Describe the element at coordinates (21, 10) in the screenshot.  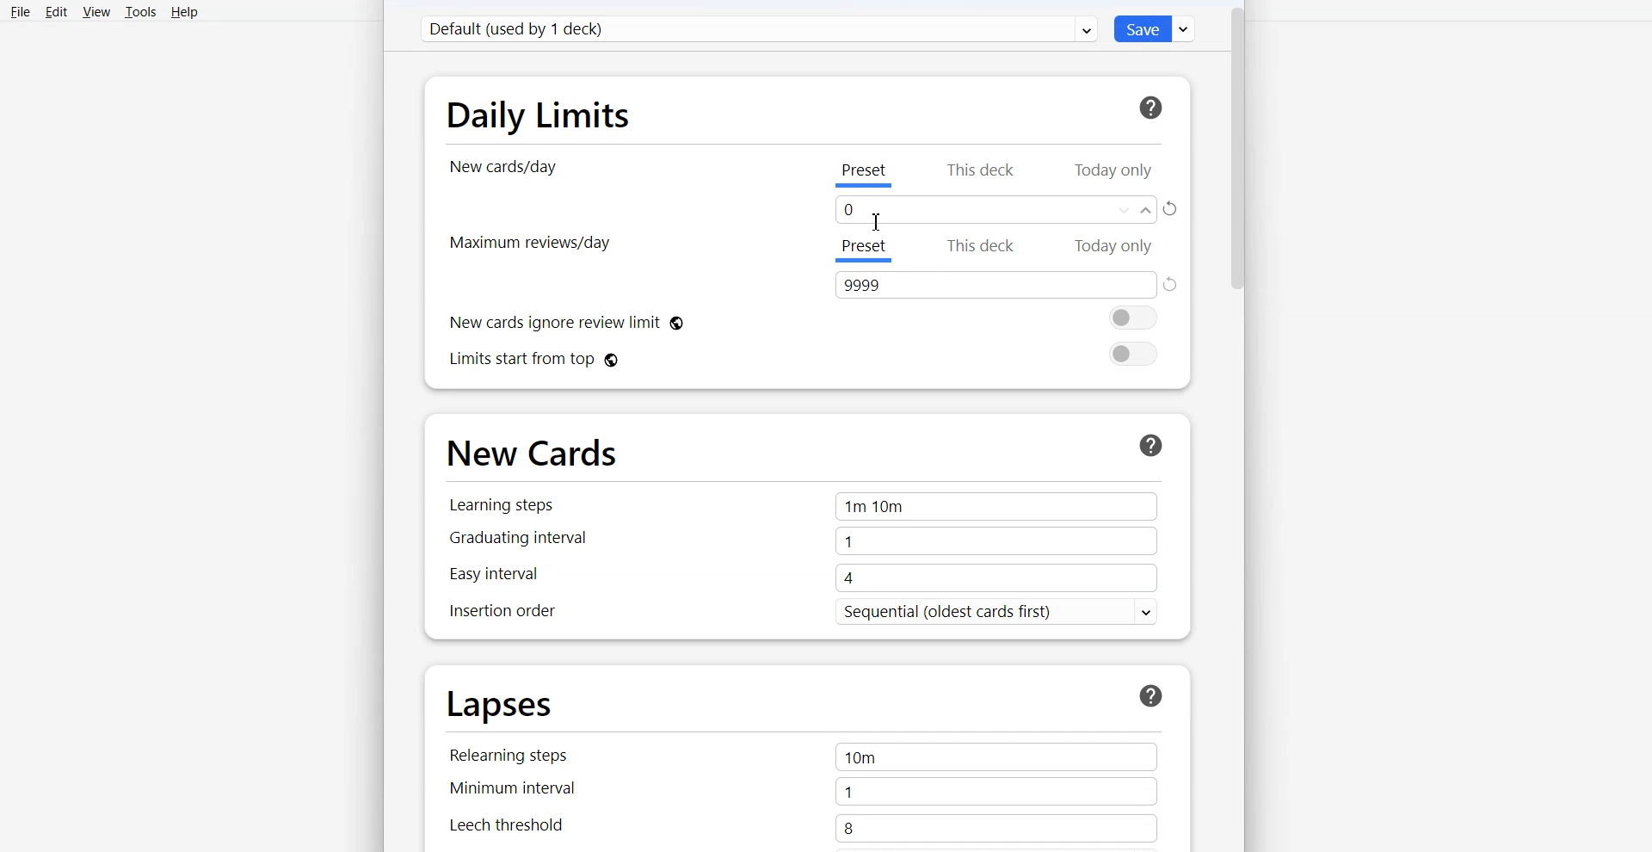
I see `File` at that location.